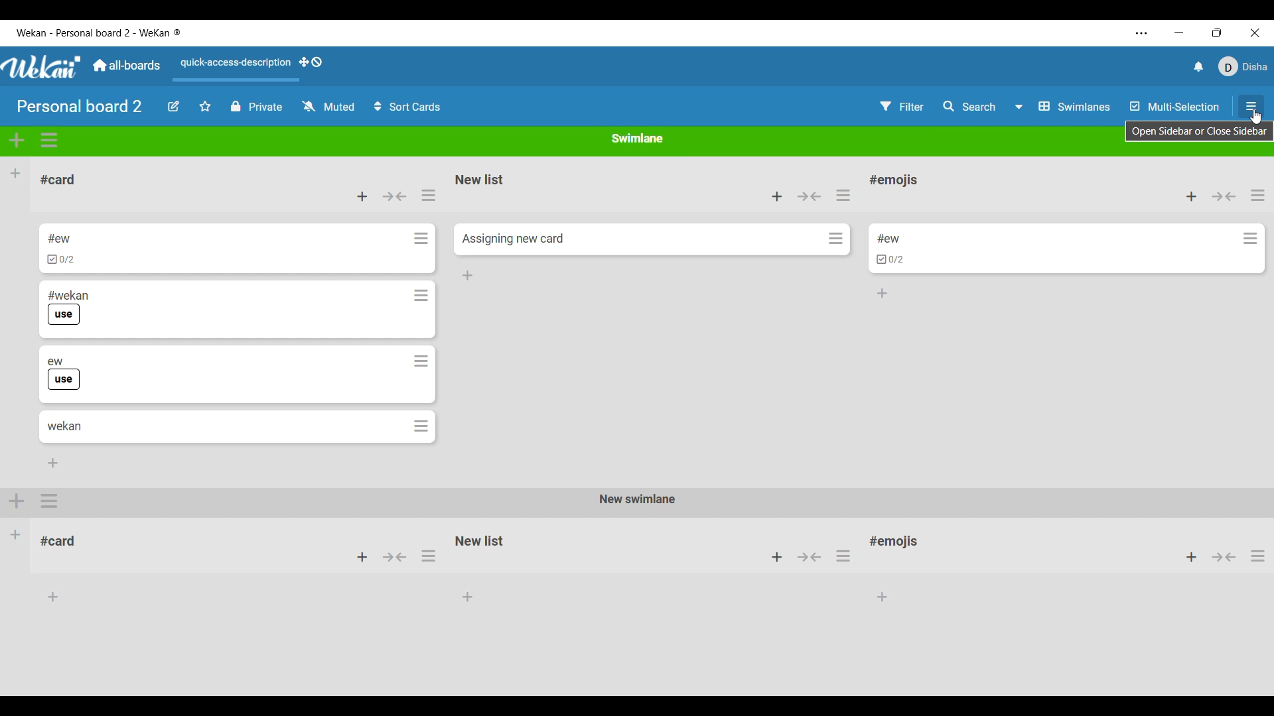 The height and width of the screenshot is (716, 1274). Describe the element at coordinates (890, 259) in the screenshot. I see `Indicates checklist` at that location.